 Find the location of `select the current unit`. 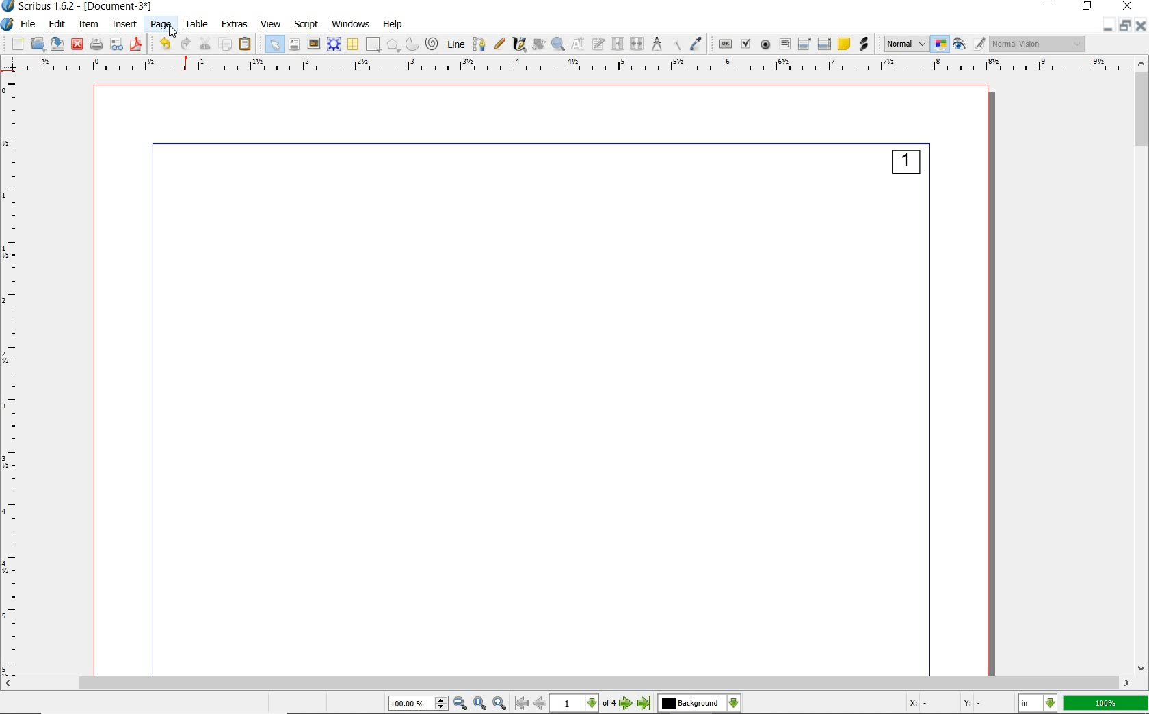

select the current unit is located at coordinates (1038, 702).